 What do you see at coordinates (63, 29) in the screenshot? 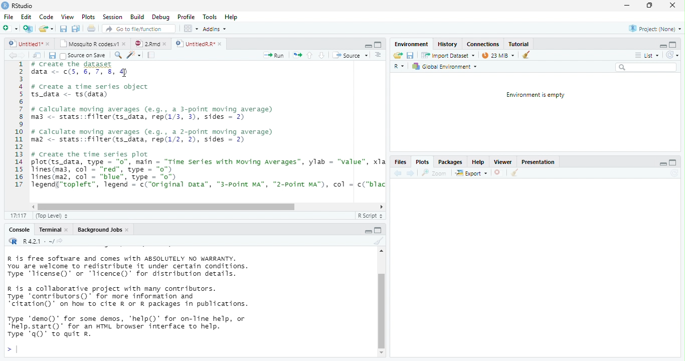
I see `save all open document` at bounding box center [63, 29].